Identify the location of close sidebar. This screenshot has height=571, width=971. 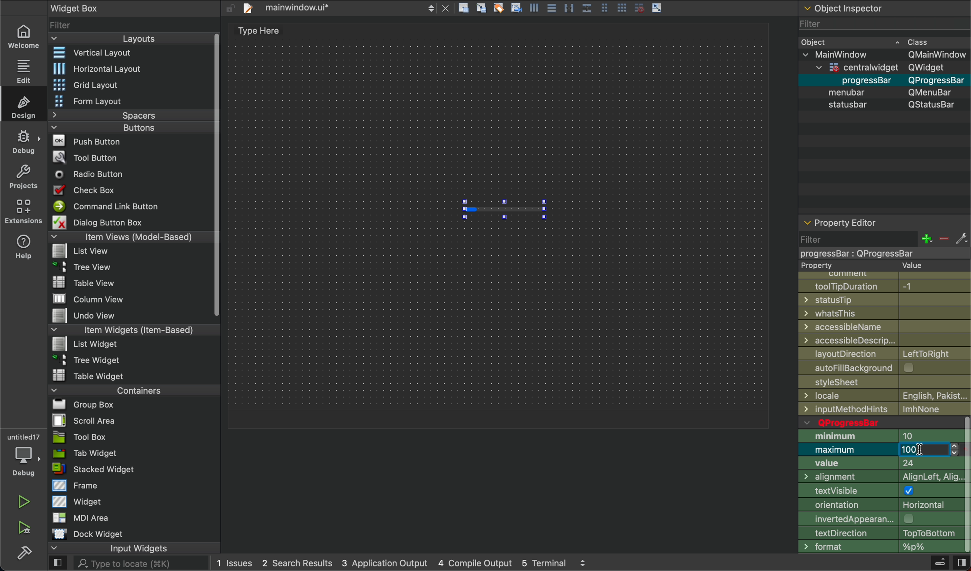
(961, 563).